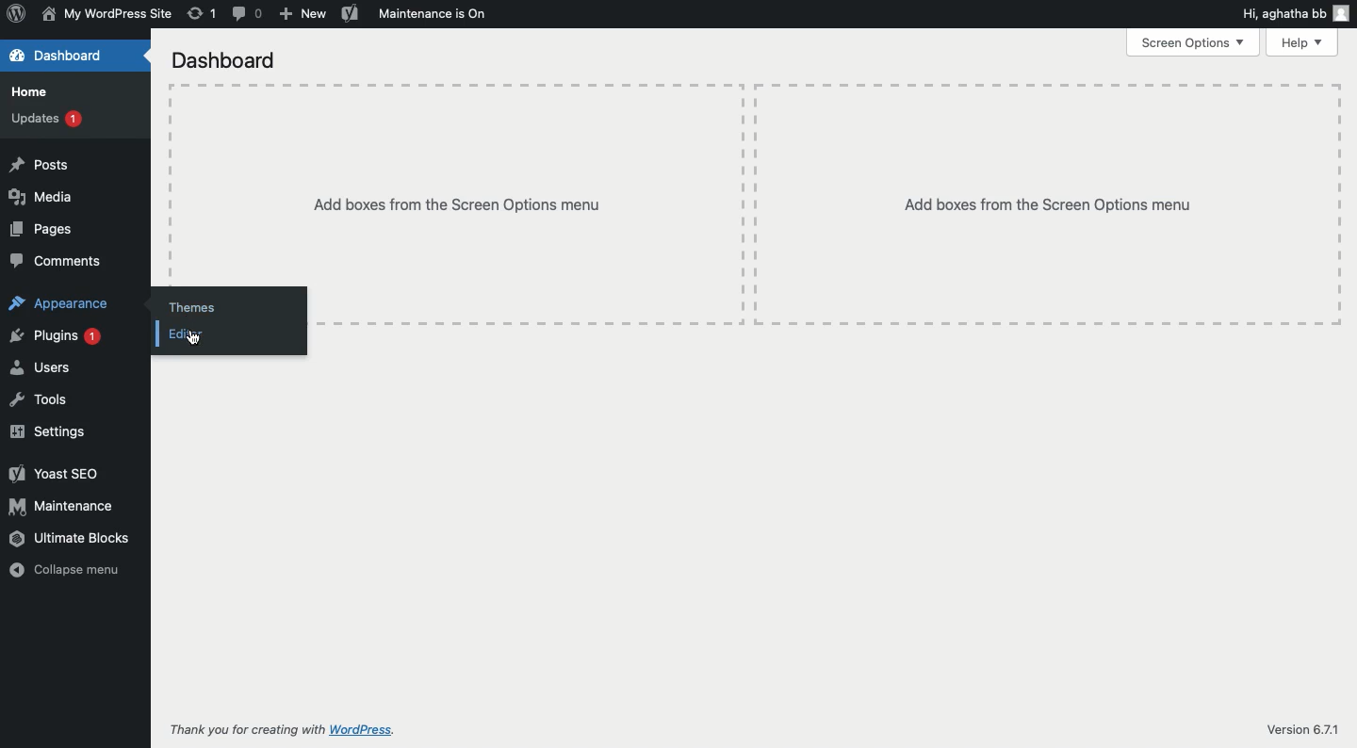 The image size is (1357, 748). What do you see at coordinates (40, 231) in the screenshot?
I see `Pages` at bounding box center [40, 231].